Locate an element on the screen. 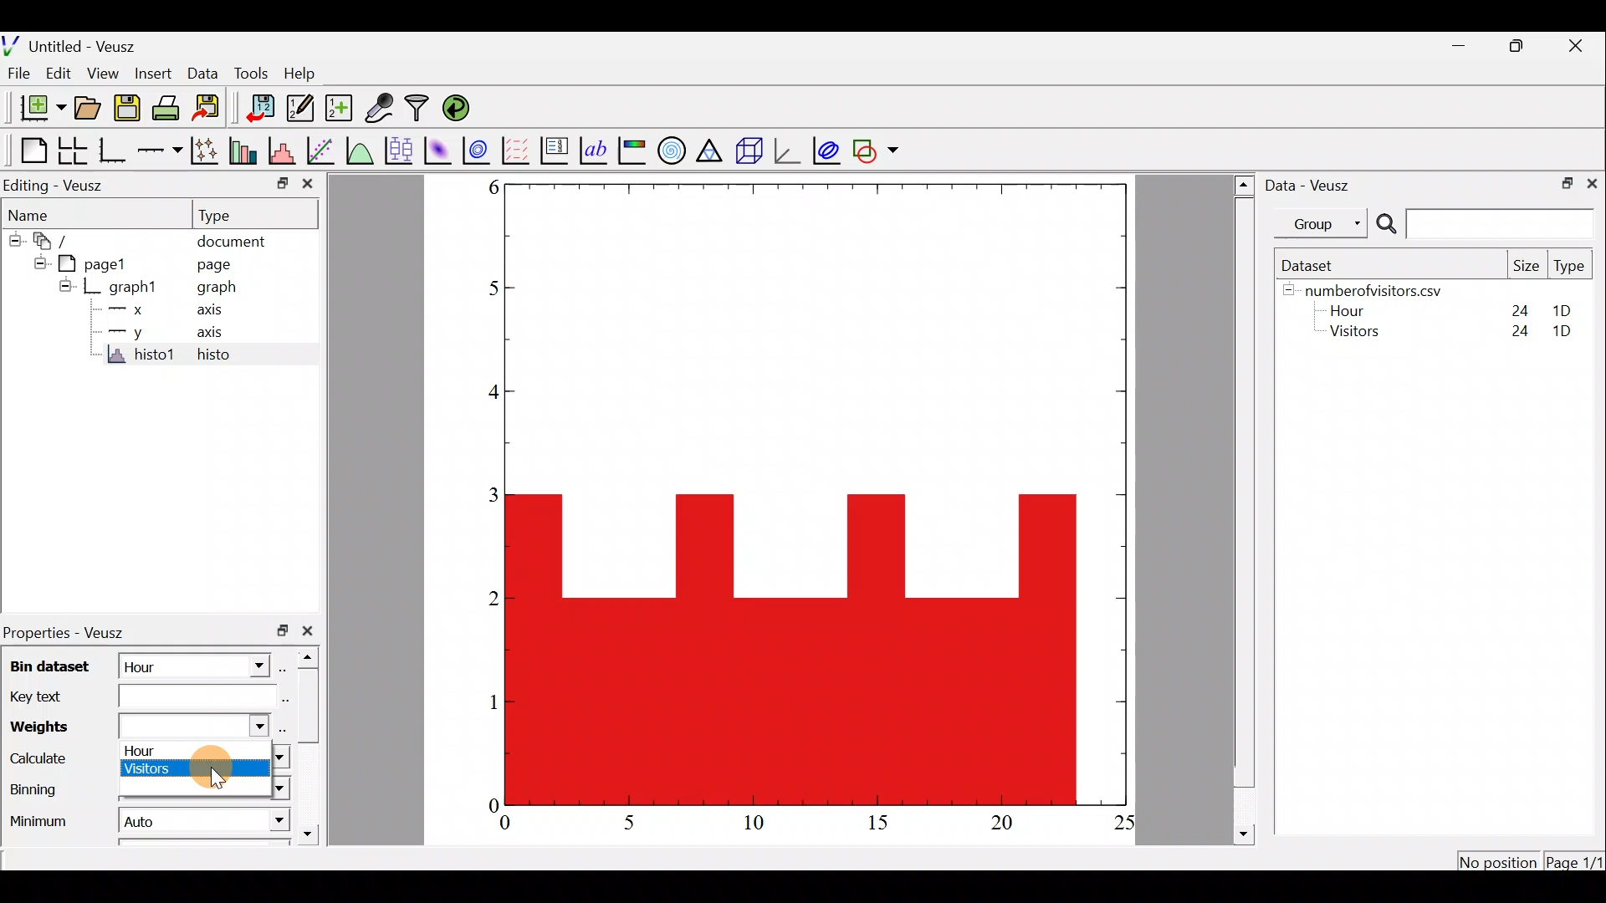 The width and height of the screenshot is (1606, 903). graph1 is located at coordinates (135, 286).